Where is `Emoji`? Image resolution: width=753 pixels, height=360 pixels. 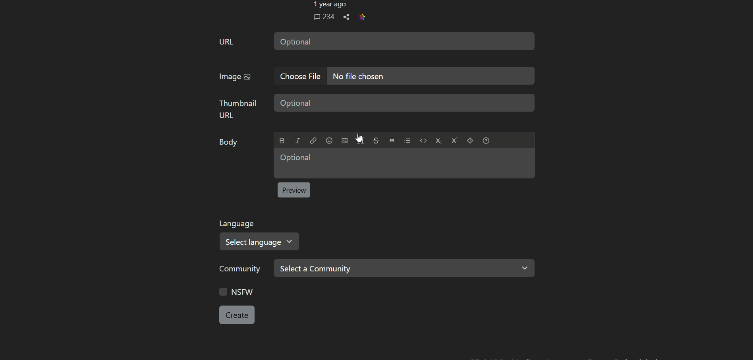
Emoji is located at coordinates (329, 141).